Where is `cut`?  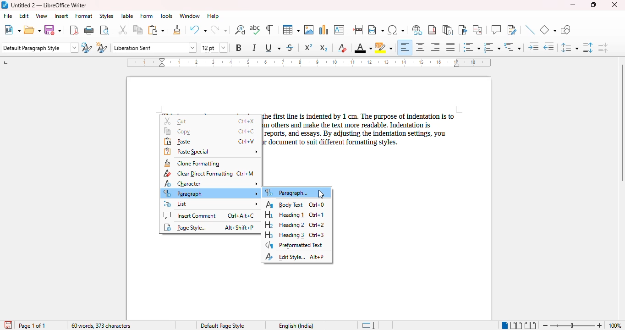 cut is located at coordinates (210, 121).